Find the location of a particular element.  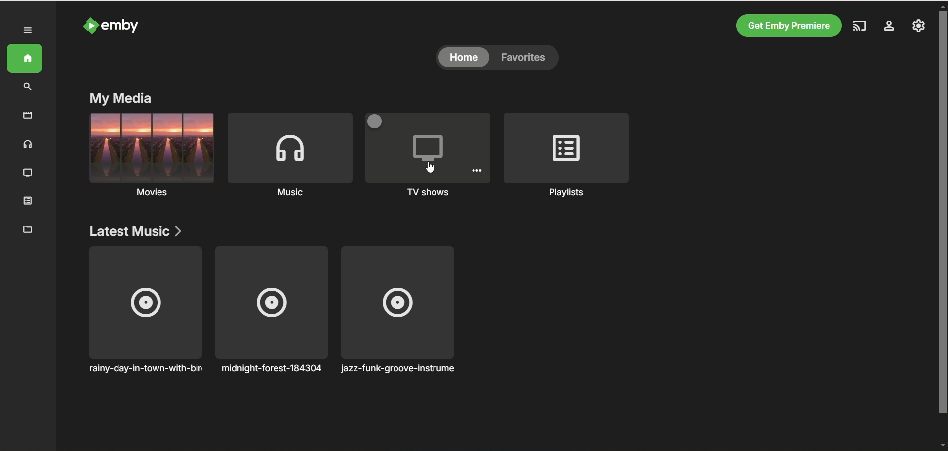

expand is located at coordinates (27, 30).